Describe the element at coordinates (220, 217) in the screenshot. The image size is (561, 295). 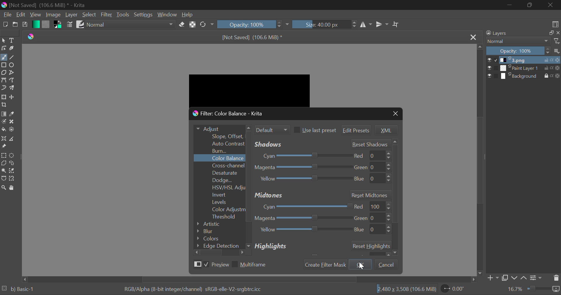
I see `Threshold` at that location.